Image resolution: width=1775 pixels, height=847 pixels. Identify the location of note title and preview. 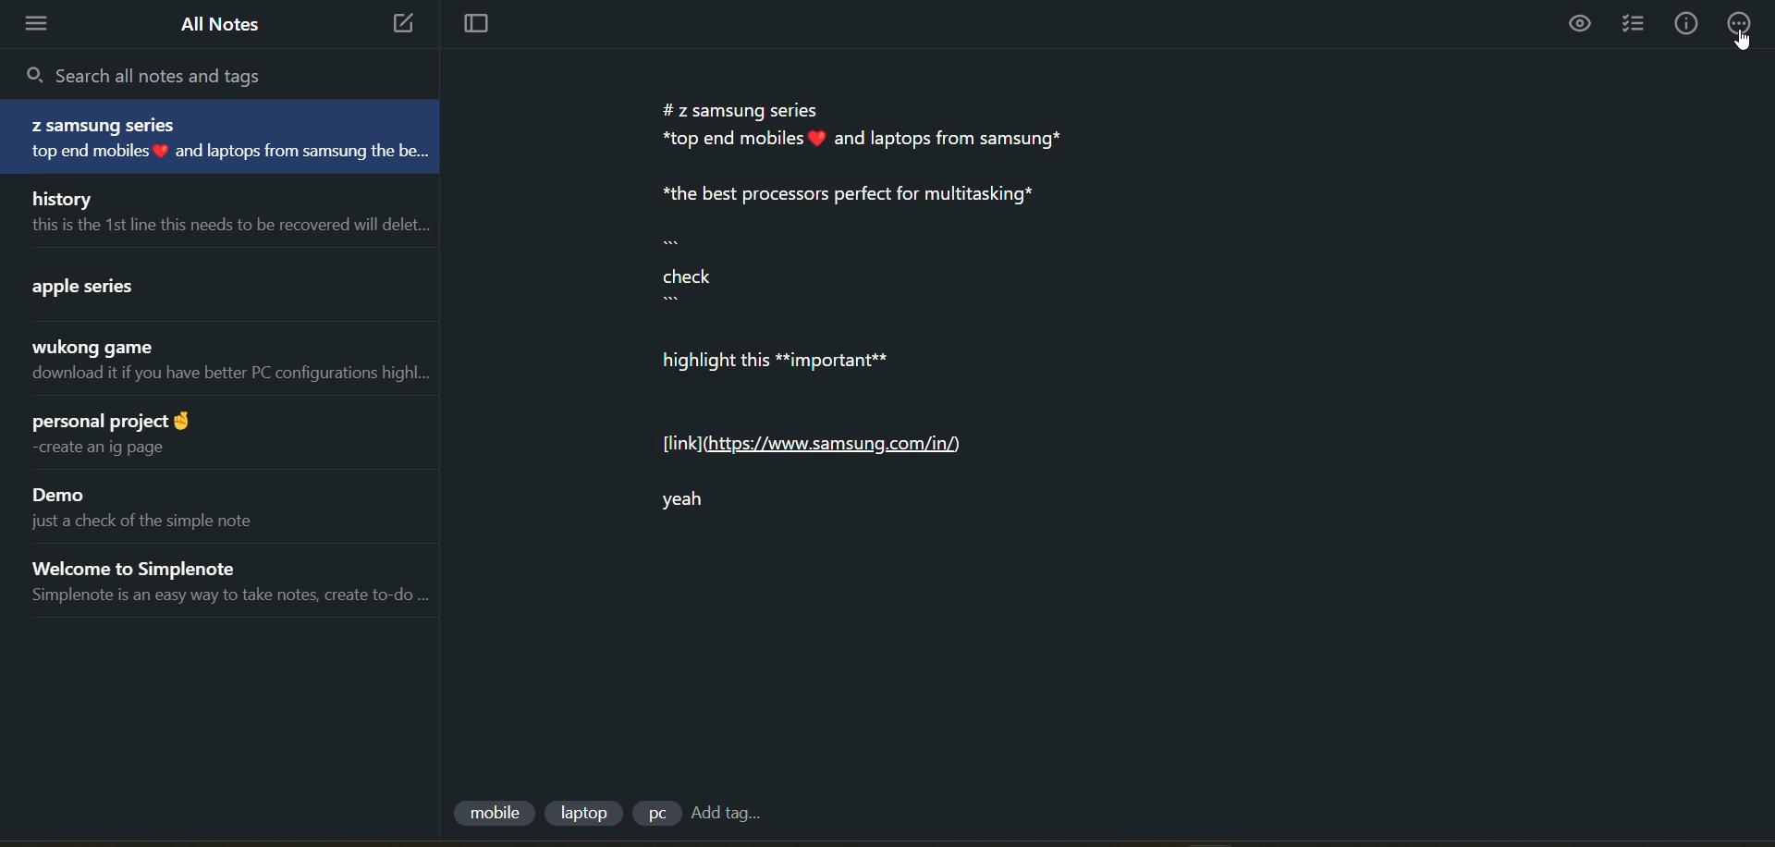
(220, 211).